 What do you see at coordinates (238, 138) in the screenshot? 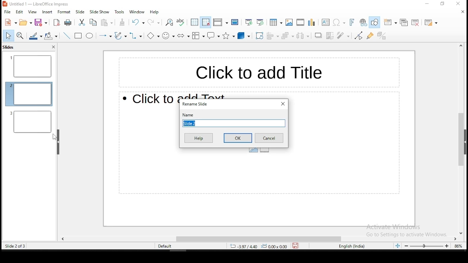
I see `ok` at bounding box center [238, 138].